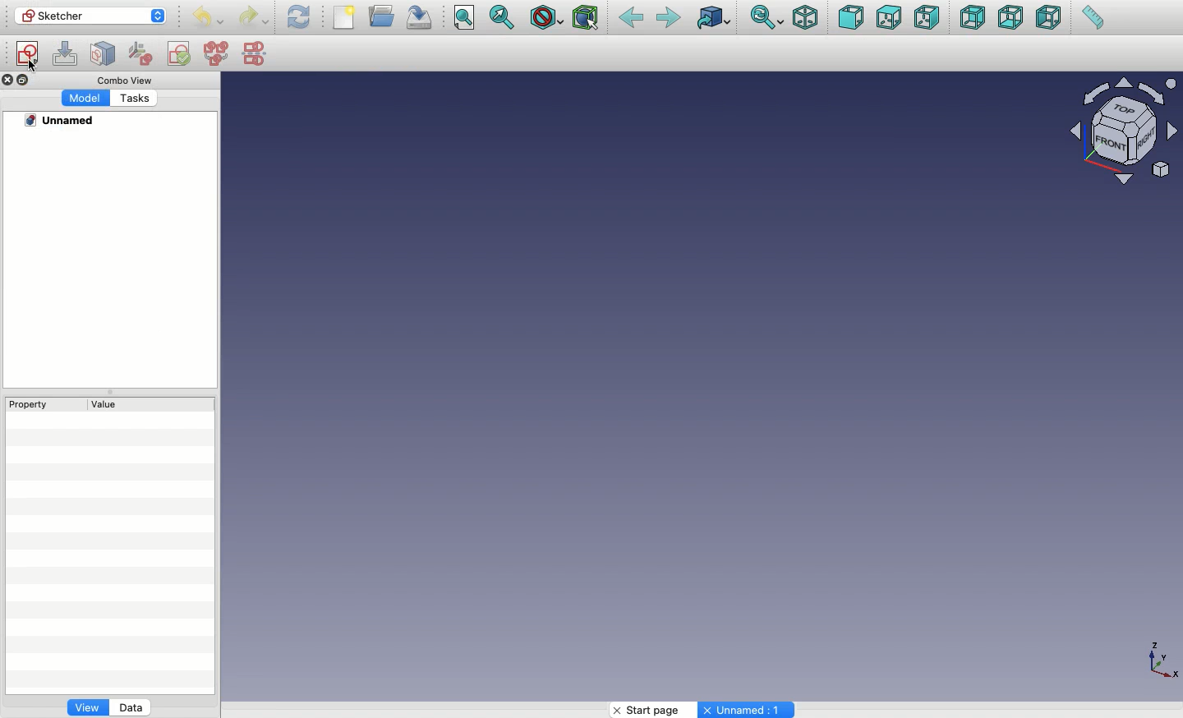  Describe the element at coordinates (346, 17) in the screenshot. I see `New` at that location.